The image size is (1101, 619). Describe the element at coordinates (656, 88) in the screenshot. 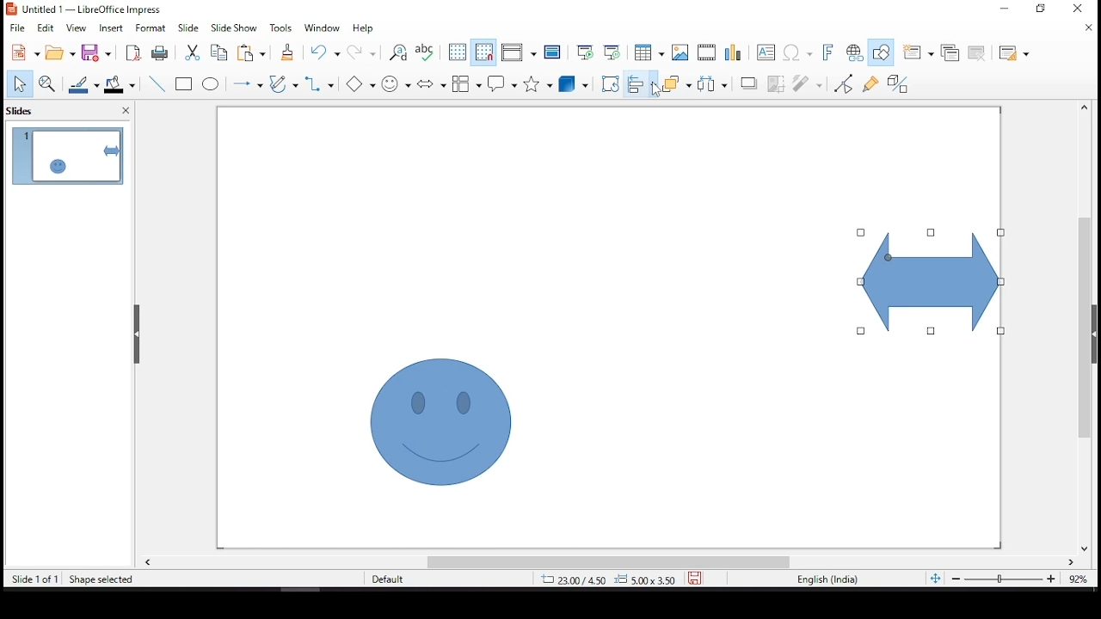

I see `mouse pointer` at that location.